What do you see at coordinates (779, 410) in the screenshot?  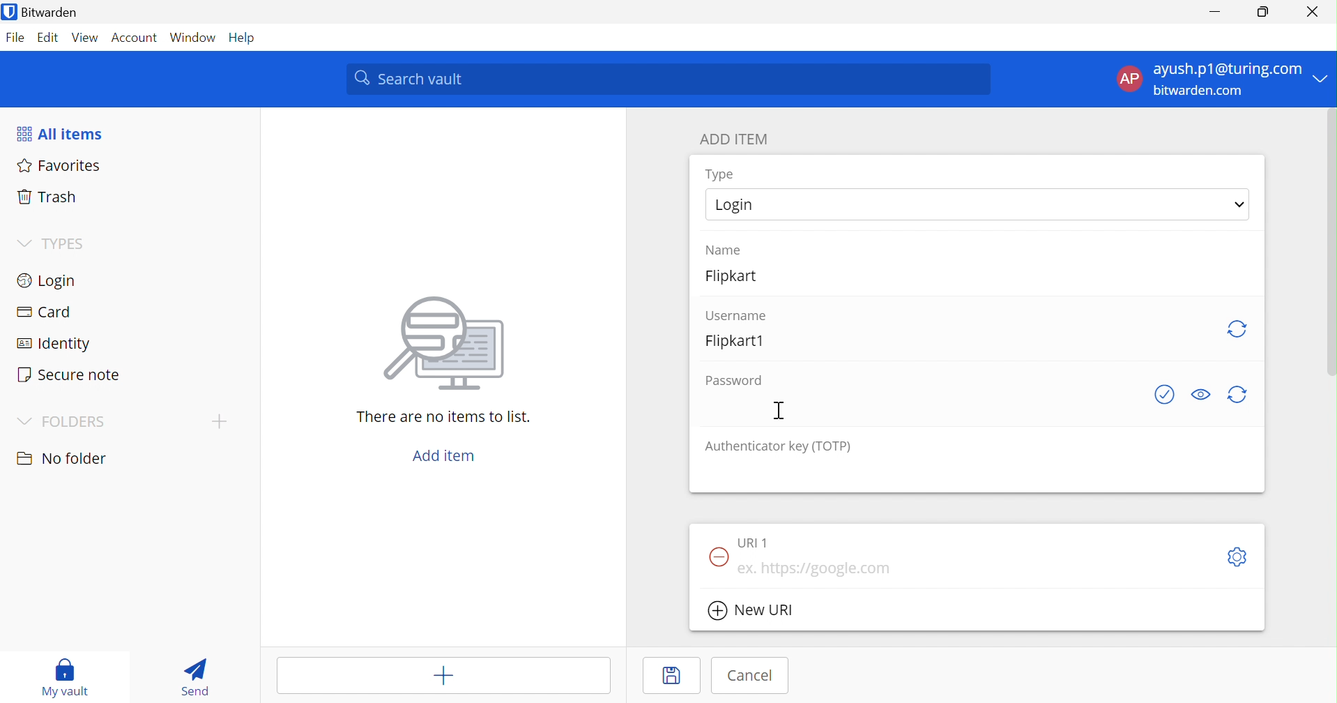 I see `Cursor` at bounding box center [779, 410].